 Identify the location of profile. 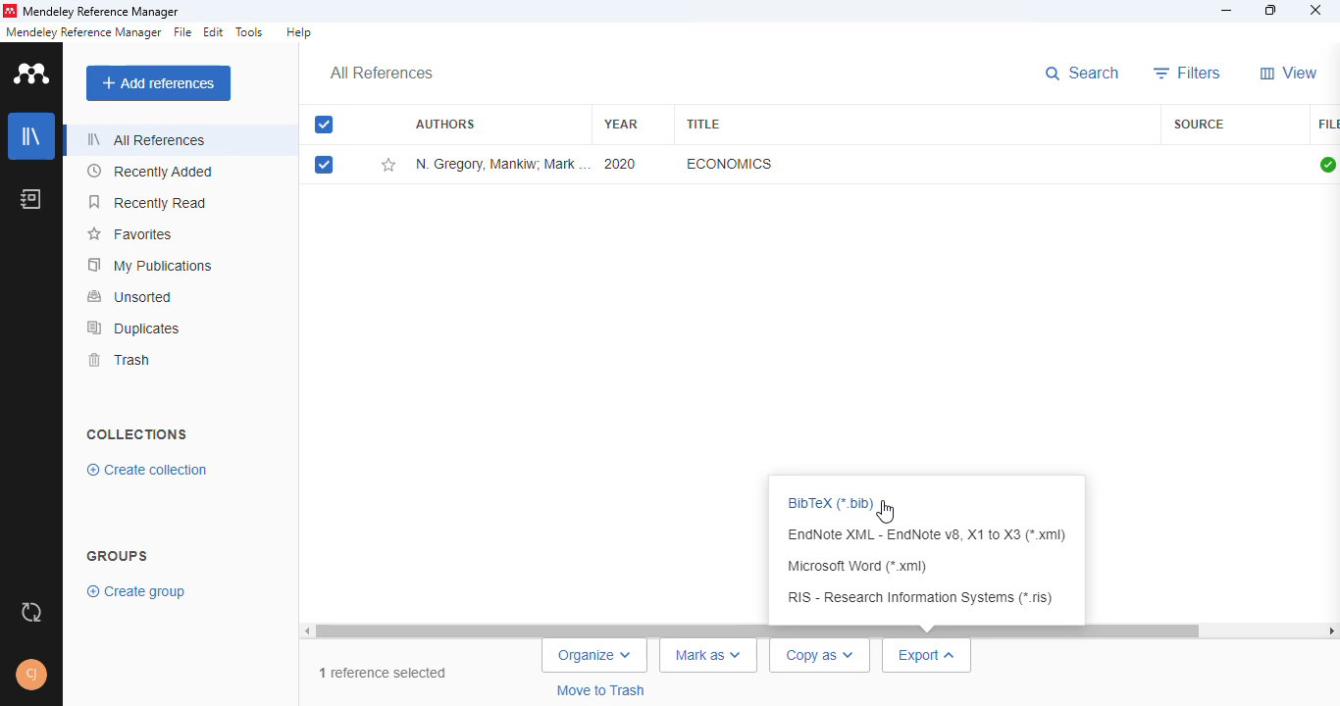
(31, 675).